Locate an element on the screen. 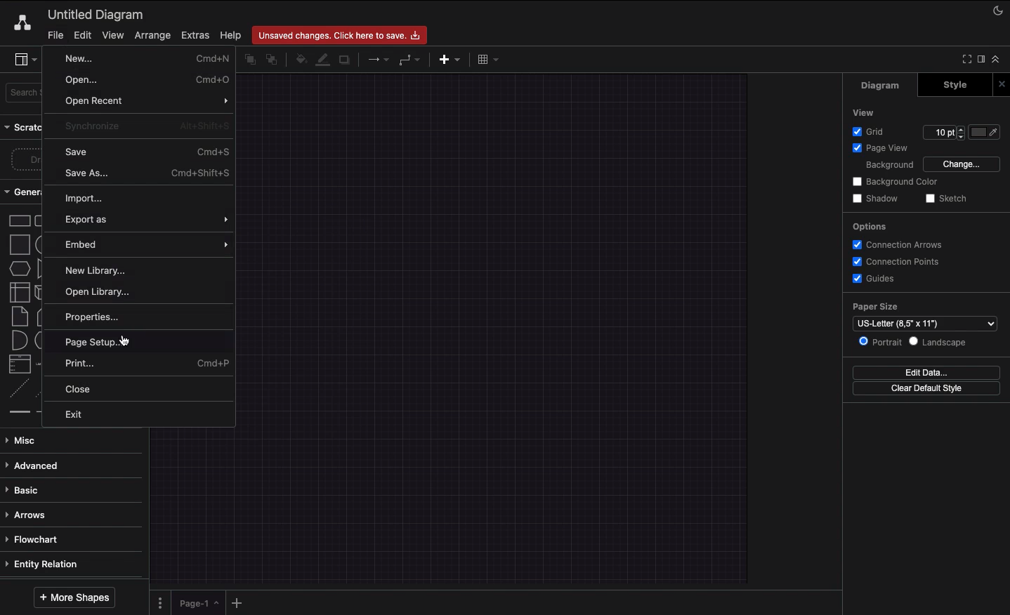  New is located at coordinates (144, 58).